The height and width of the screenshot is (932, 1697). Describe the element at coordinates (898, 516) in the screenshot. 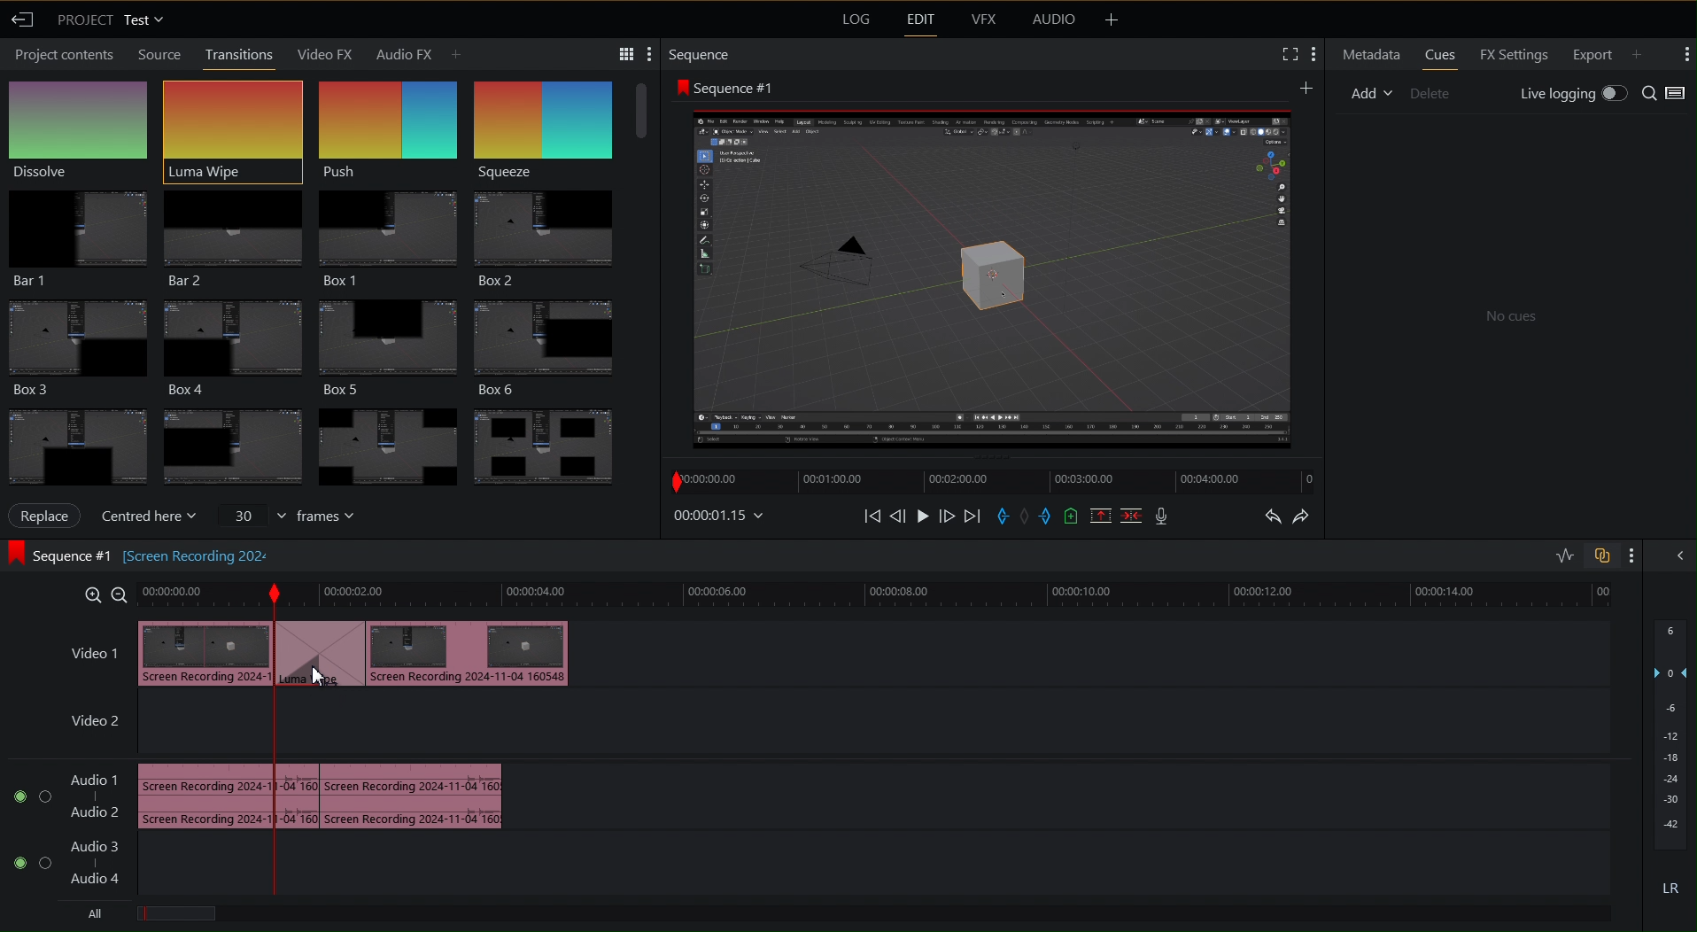

I see `Move Back` at that location.